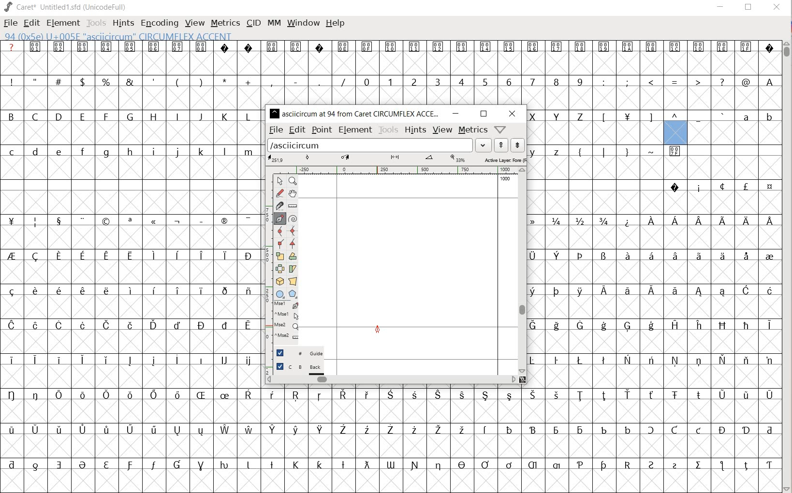  Describe the element at coordinates (499, 129) in the screenshot. I see `window/help` at that location.